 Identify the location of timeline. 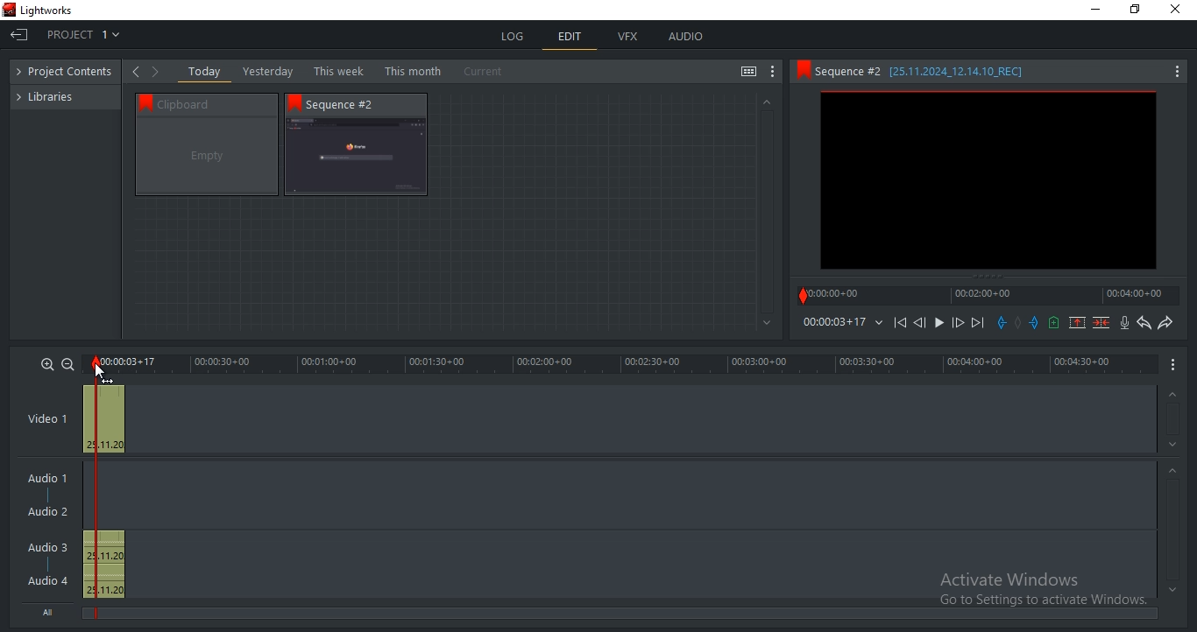
(833, 322).